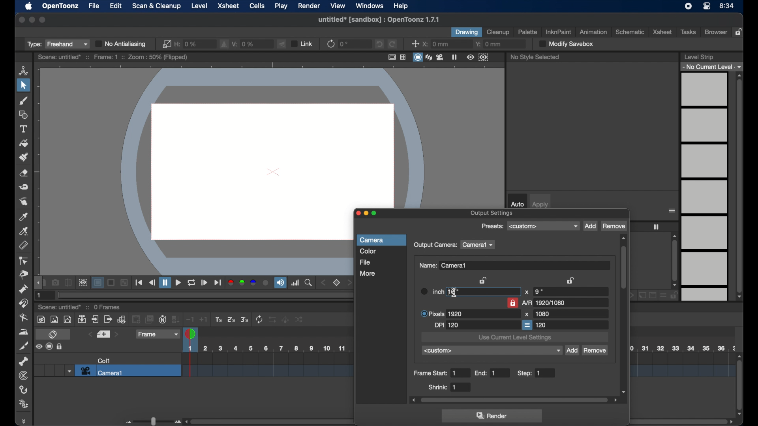 The height and width of the screenshot is (426, 758). What do you see at coordinates (484, 280) in the screenshot?
I see `lock` at bounding box center [484, 280].